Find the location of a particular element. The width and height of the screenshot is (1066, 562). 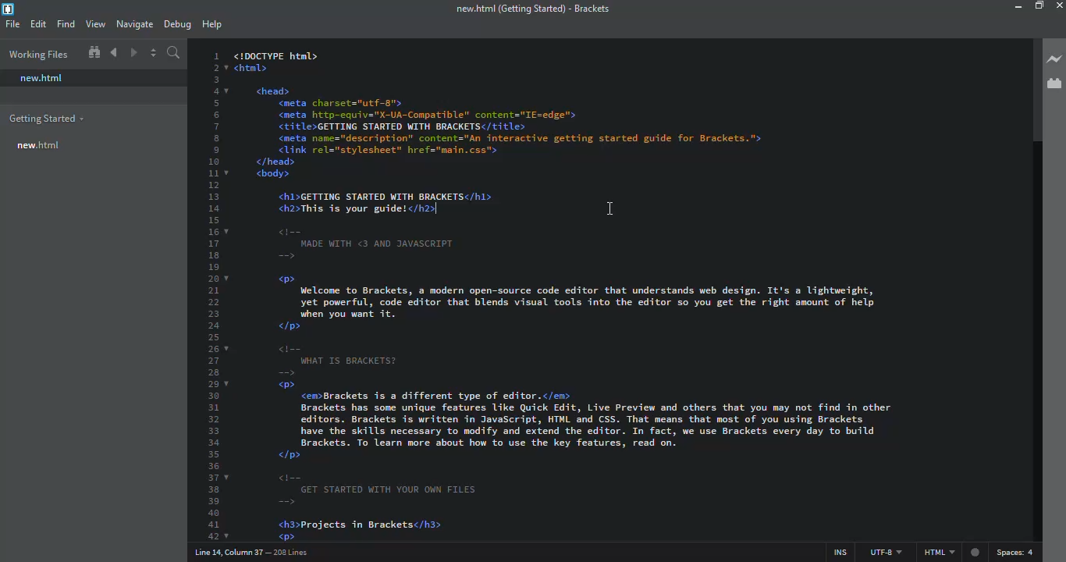

navigate is located at coordinates (137, 24).